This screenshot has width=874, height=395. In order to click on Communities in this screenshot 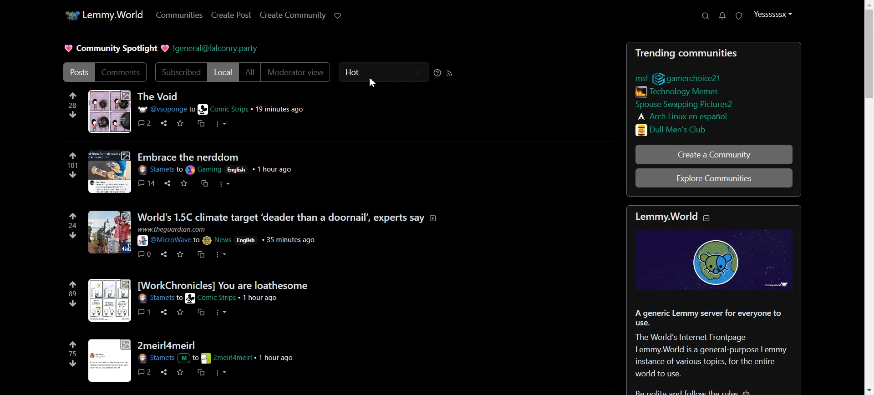, I will do `click(178, 15)`.